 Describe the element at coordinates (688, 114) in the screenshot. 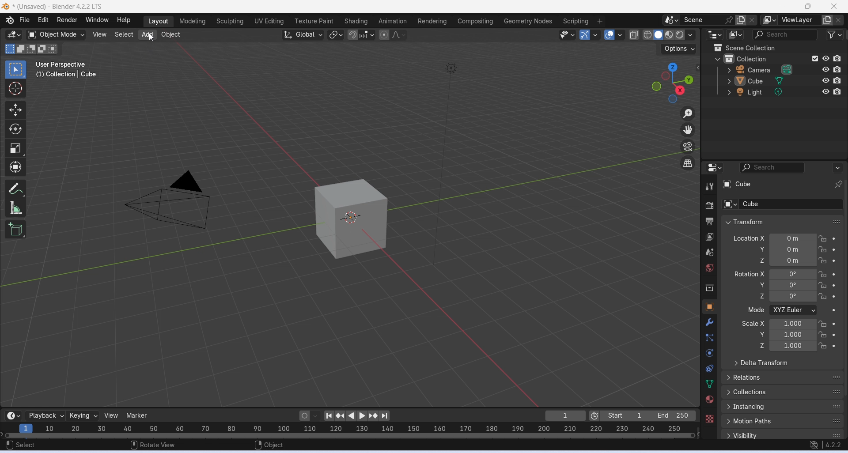

I see `Zoom in/out` at that location.